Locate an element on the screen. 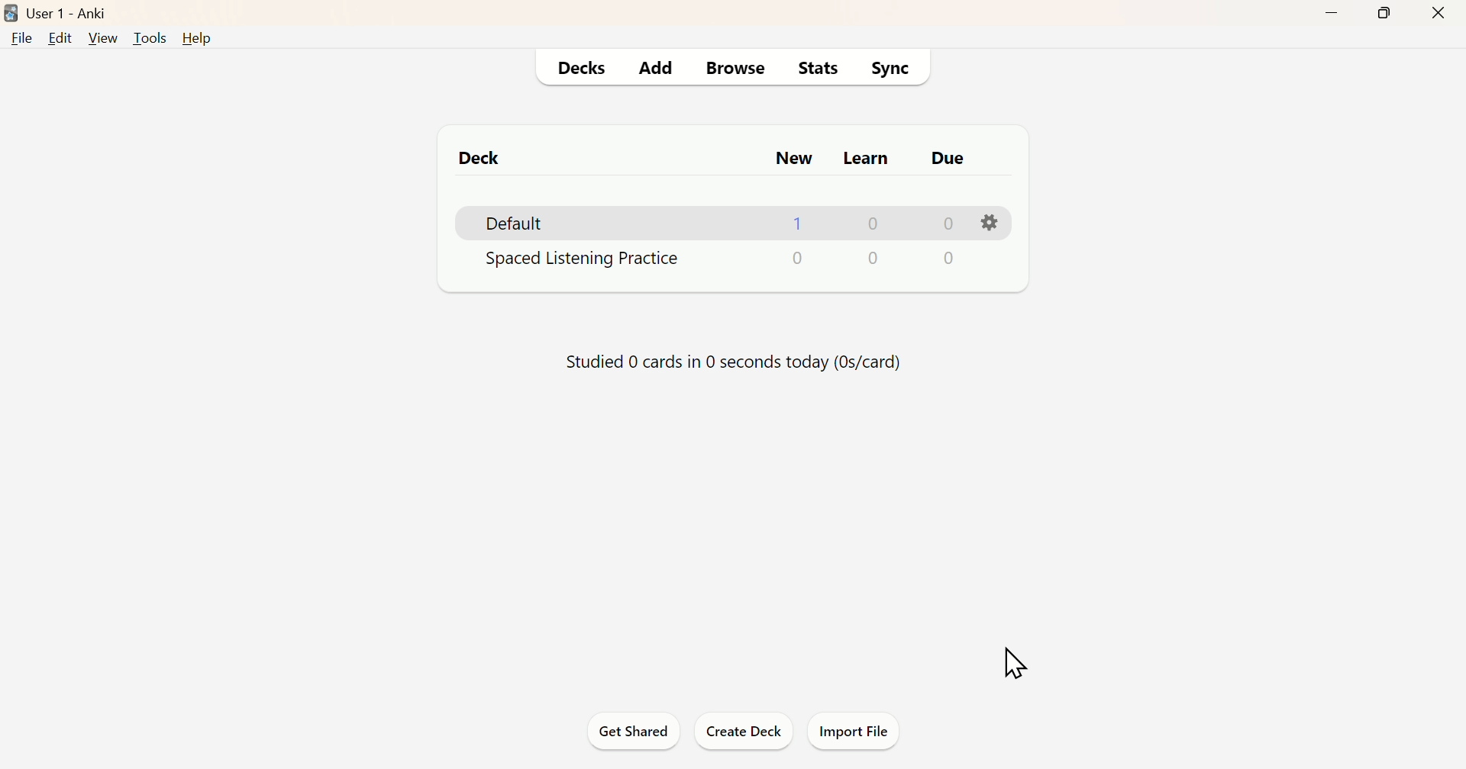 Image resolution: width=1466 pixels, height=769 pixels. Due is located at coordinates (946, 156).